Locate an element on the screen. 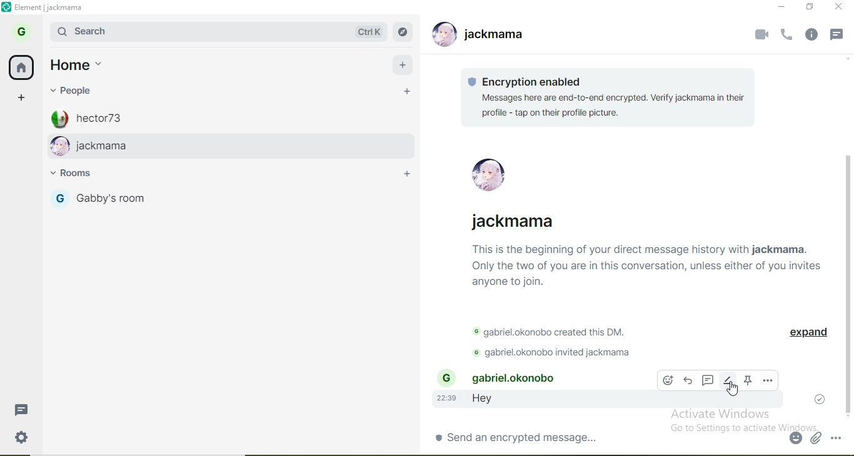 This screenshot has height=456, width=854. home is located at coordinates (76, 67).